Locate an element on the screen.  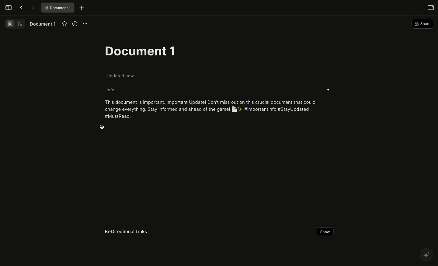
This document is important. Important Update! Don't miss out on this crucial document that could
change everything. Stay informed and ahead of the game! [ly #Importantinfo #StayUpdated
#MustRead. is located at coordinates (210, 109).